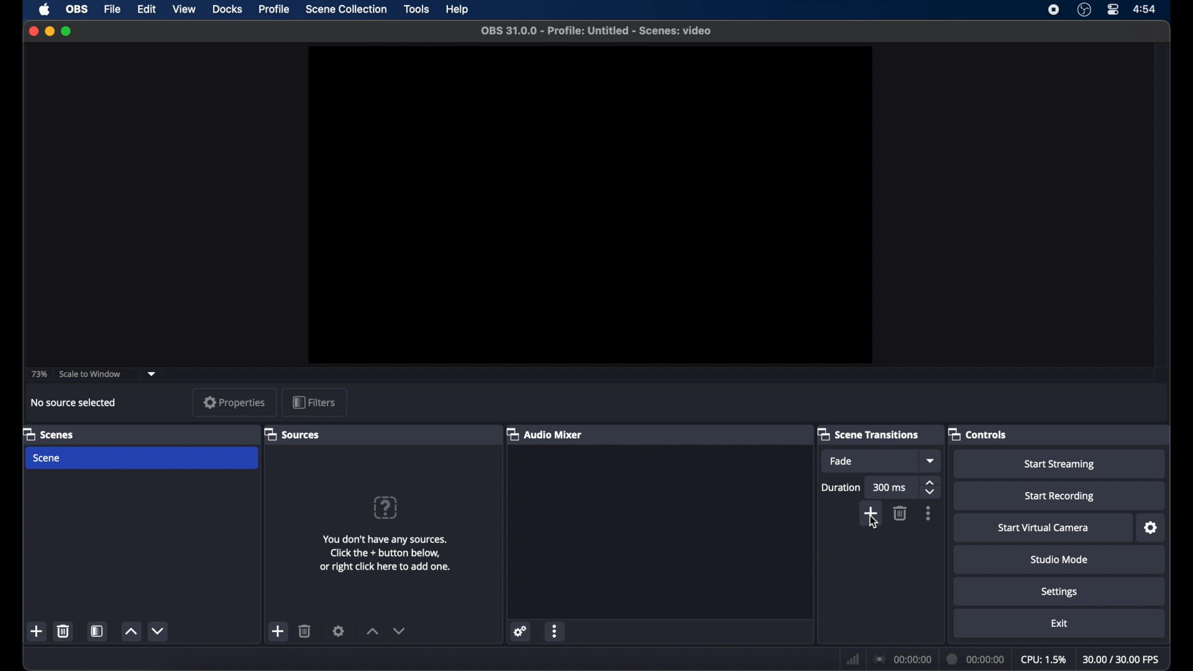 The width and height of the screenshot is (1193, 671). Describe the element at coordinates (399, 631) in the screenshot. I see `decrement` at that location.